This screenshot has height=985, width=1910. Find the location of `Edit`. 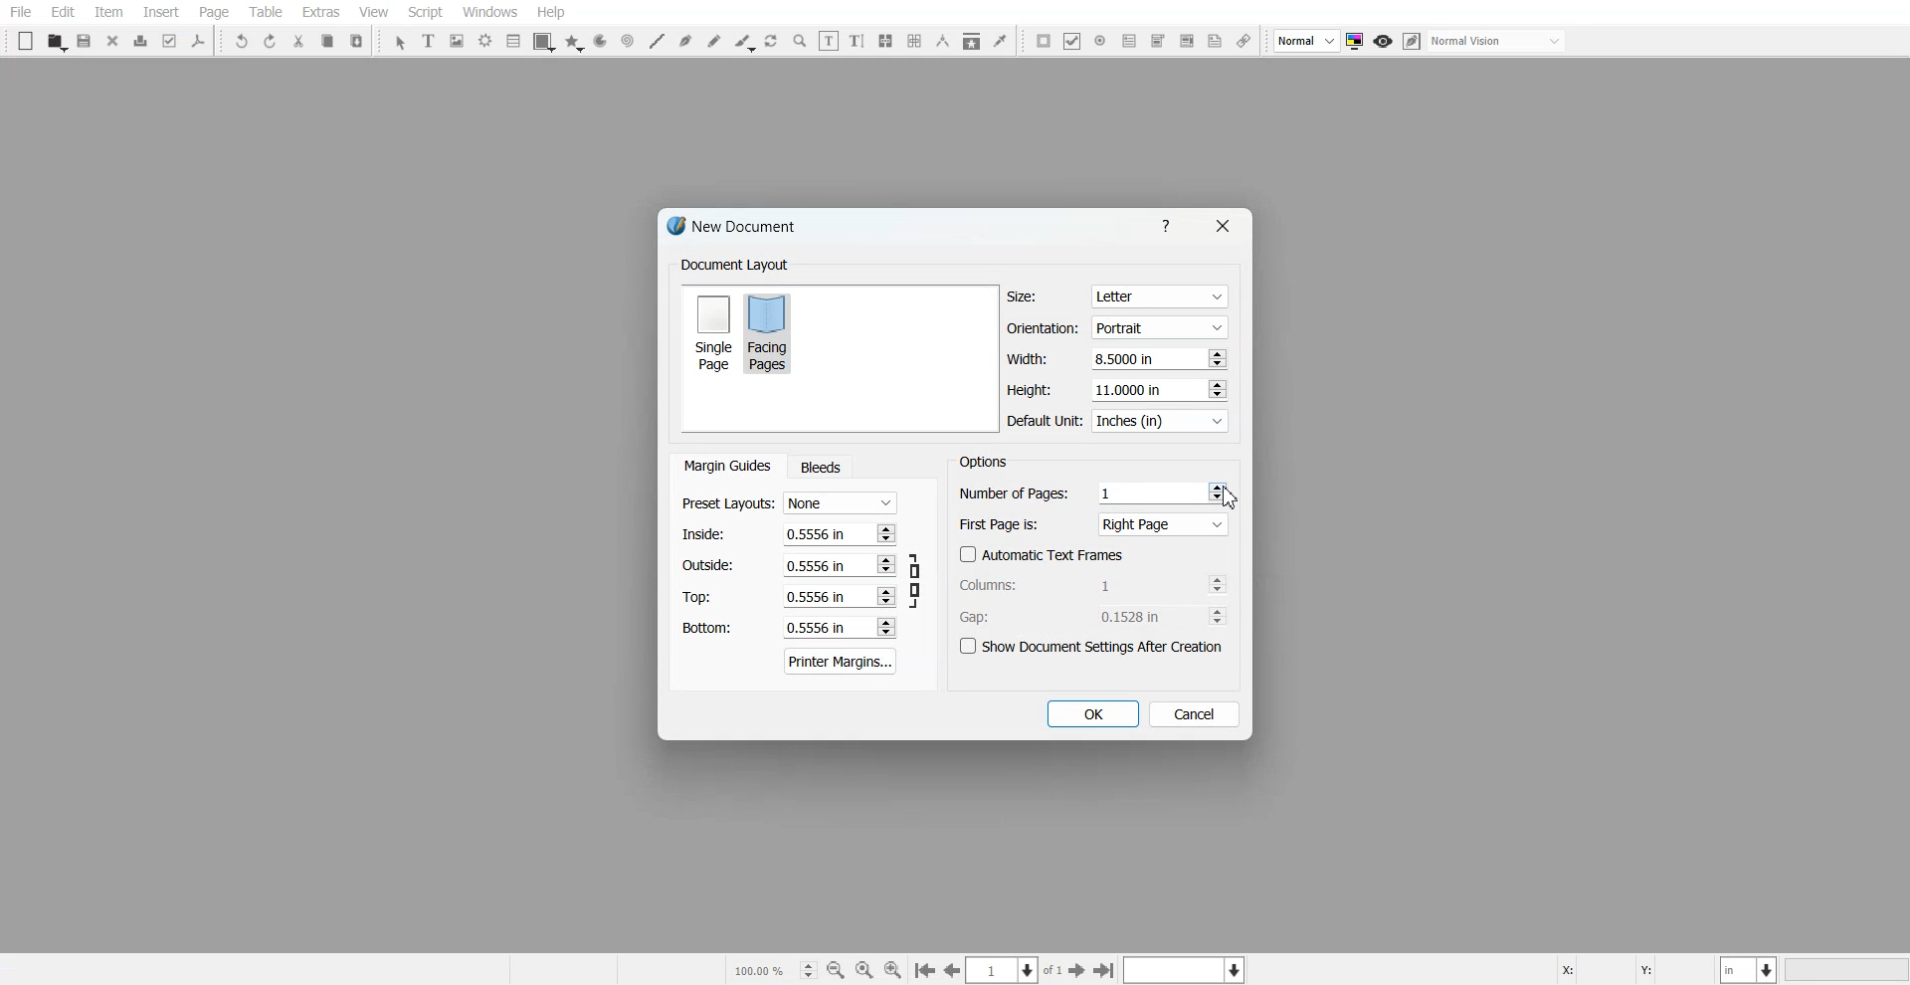

Edit is located at coordinates (62, 13).